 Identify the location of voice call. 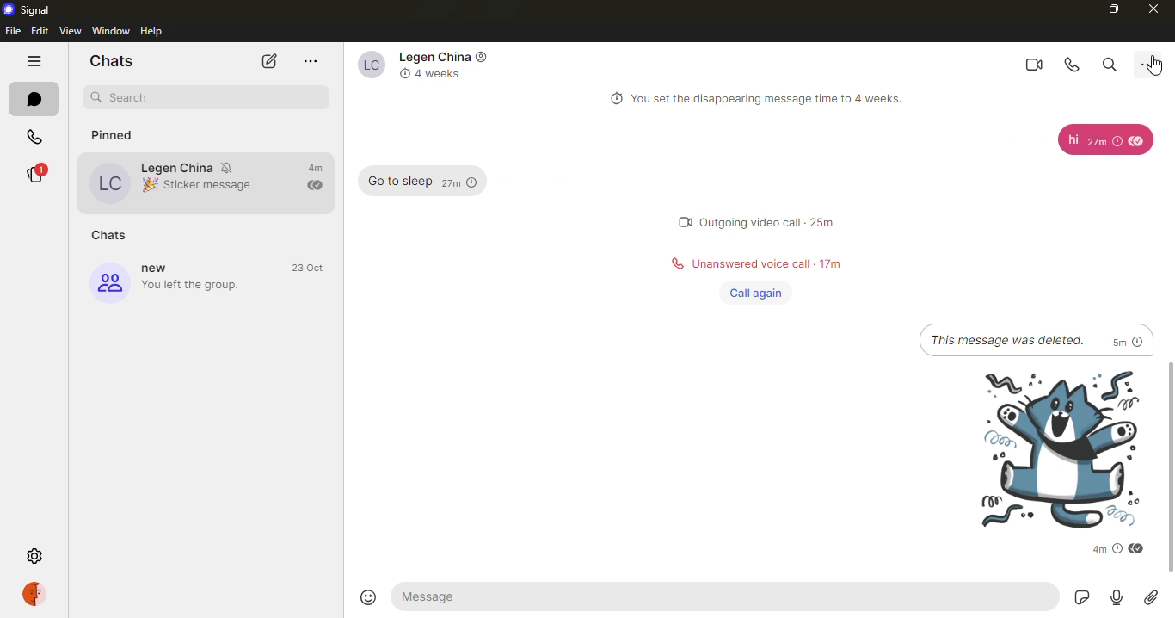
(1068, 64).